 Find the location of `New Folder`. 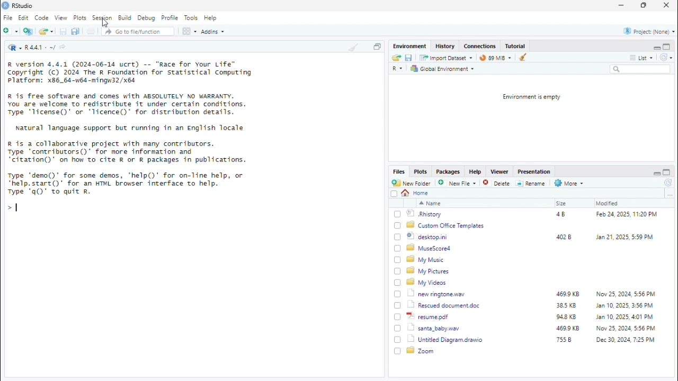

New Folder is located at coordinates (412, 183).